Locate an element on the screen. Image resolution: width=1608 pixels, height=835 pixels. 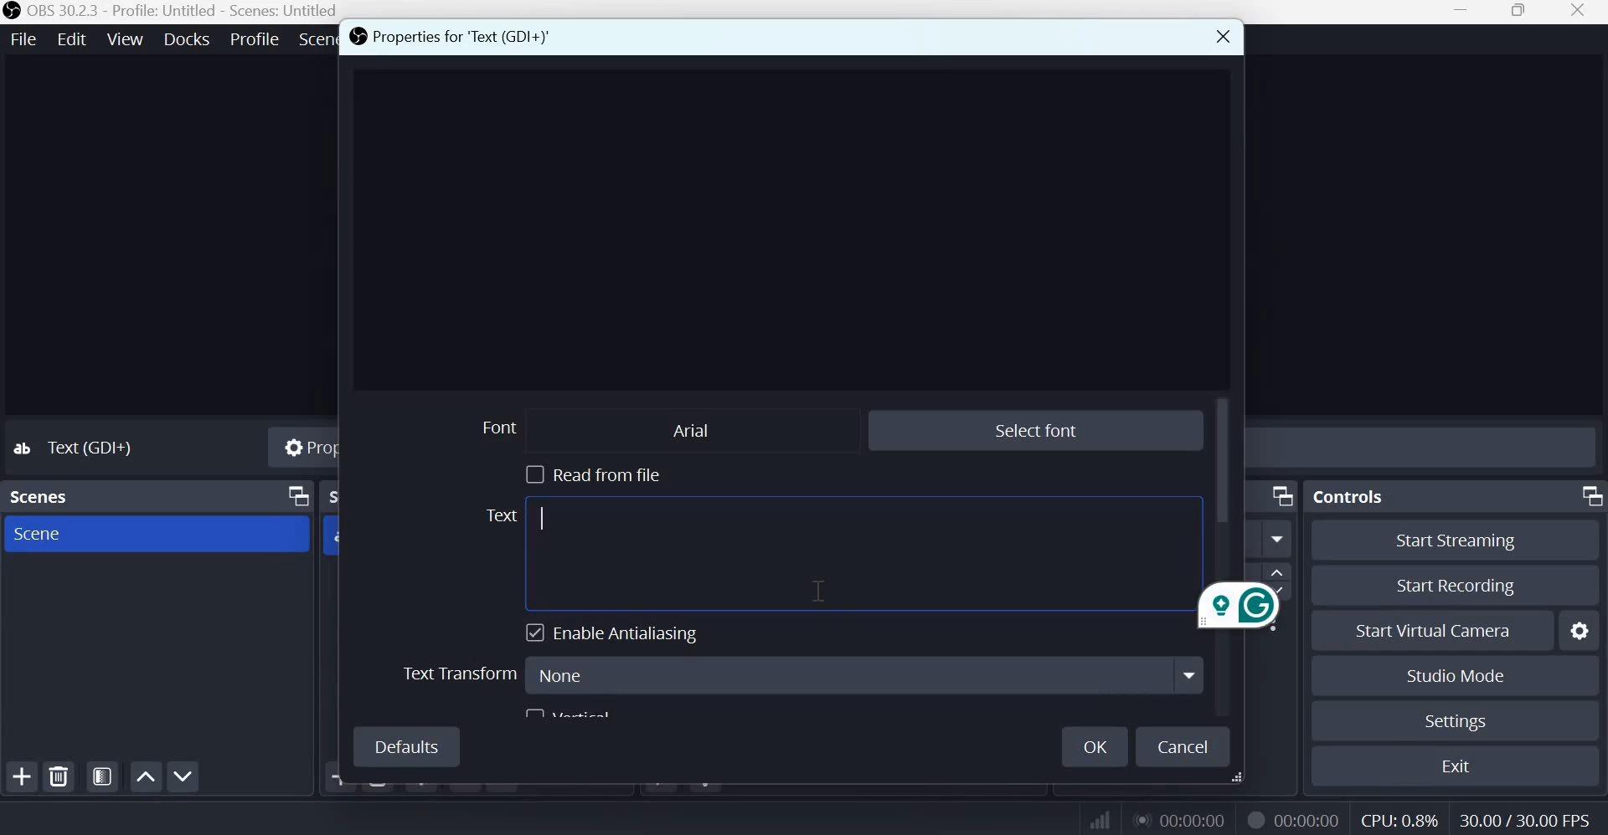
None is located at coordinates (863, 673).